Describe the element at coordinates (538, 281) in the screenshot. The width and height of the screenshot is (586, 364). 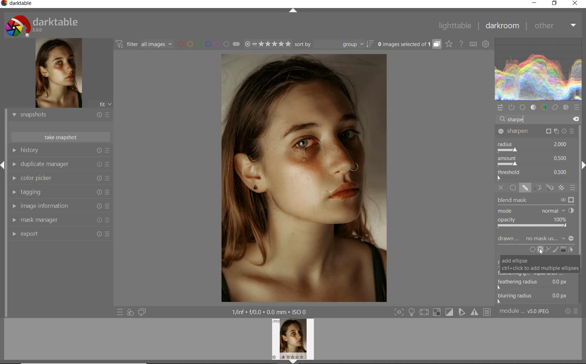
I see `FEATHERING RADIUS` at that location.